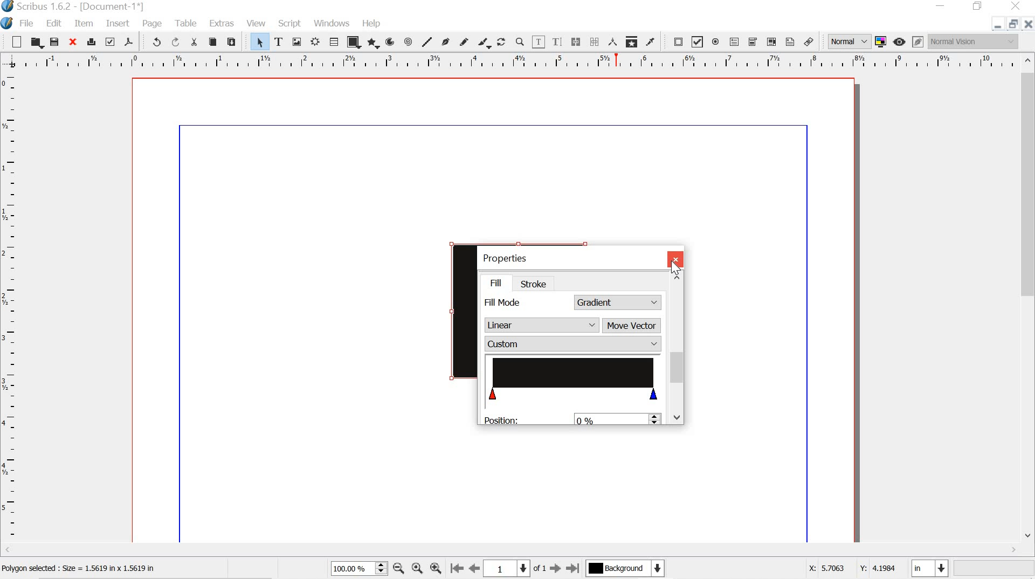 This screenshot has width=1035, height=579. Describe the element at coordinates (290, 22) in the screenshot. I see `script` at that location.